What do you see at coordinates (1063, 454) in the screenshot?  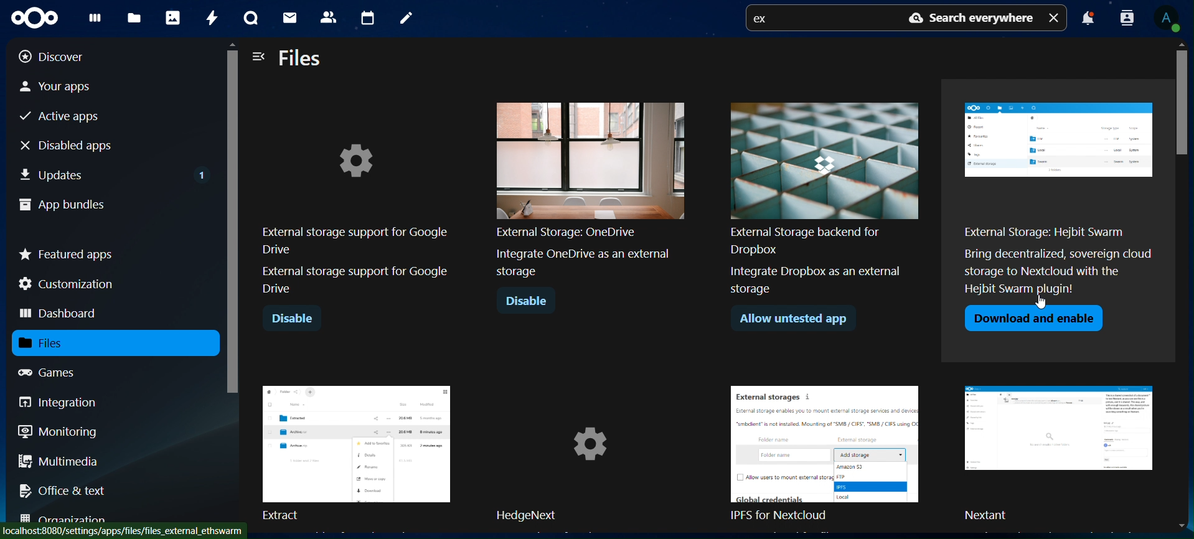 I see `Nextant` at bounding box center [1063, 454].